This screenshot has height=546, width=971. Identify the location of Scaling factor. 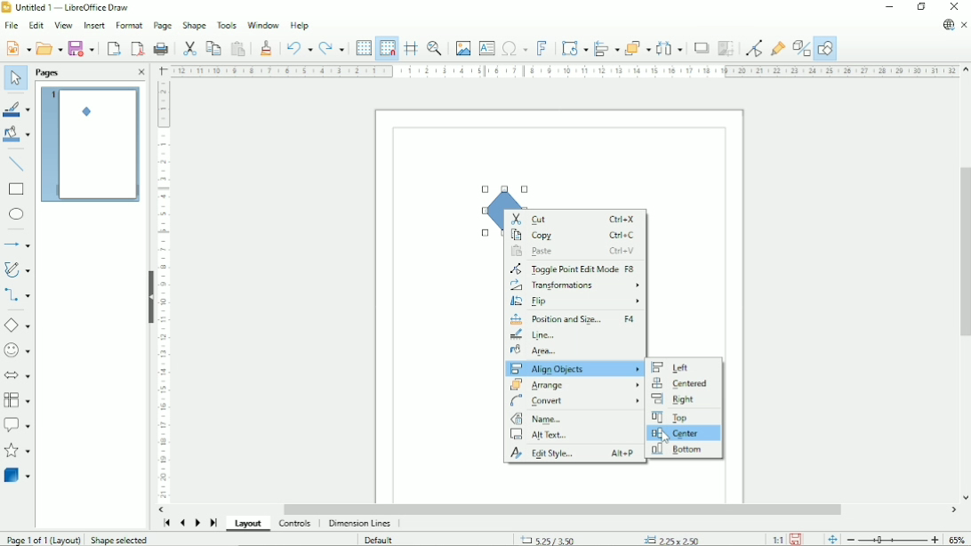
(777, 539).